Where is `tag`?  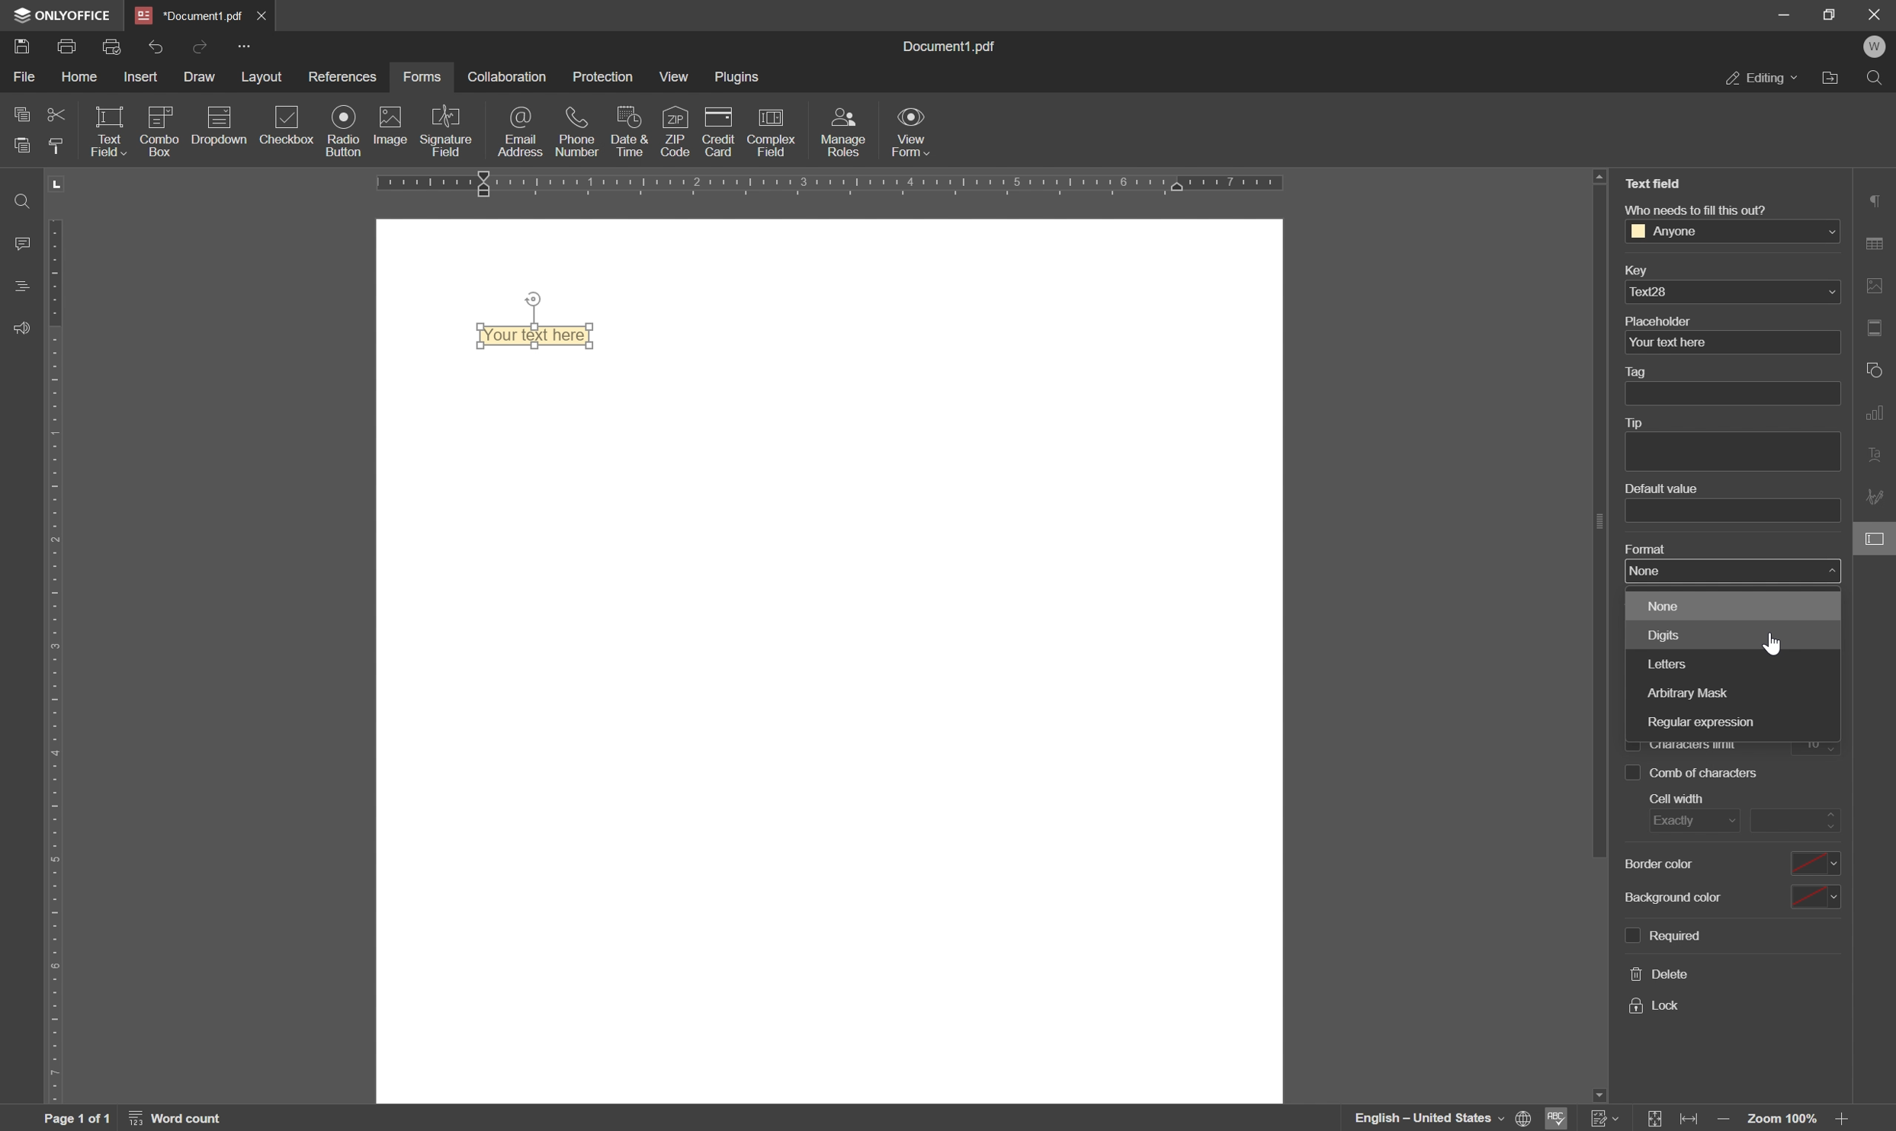 tag is located at coordinates (1634, 371).